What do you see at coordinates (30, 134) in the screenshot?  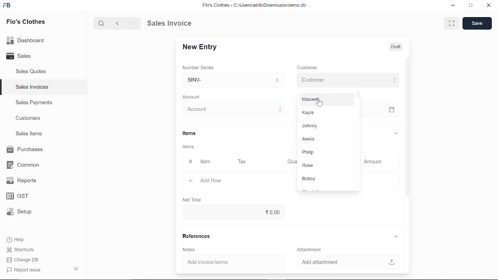 I see `Sales Items.` at bounding box center [30, 134].